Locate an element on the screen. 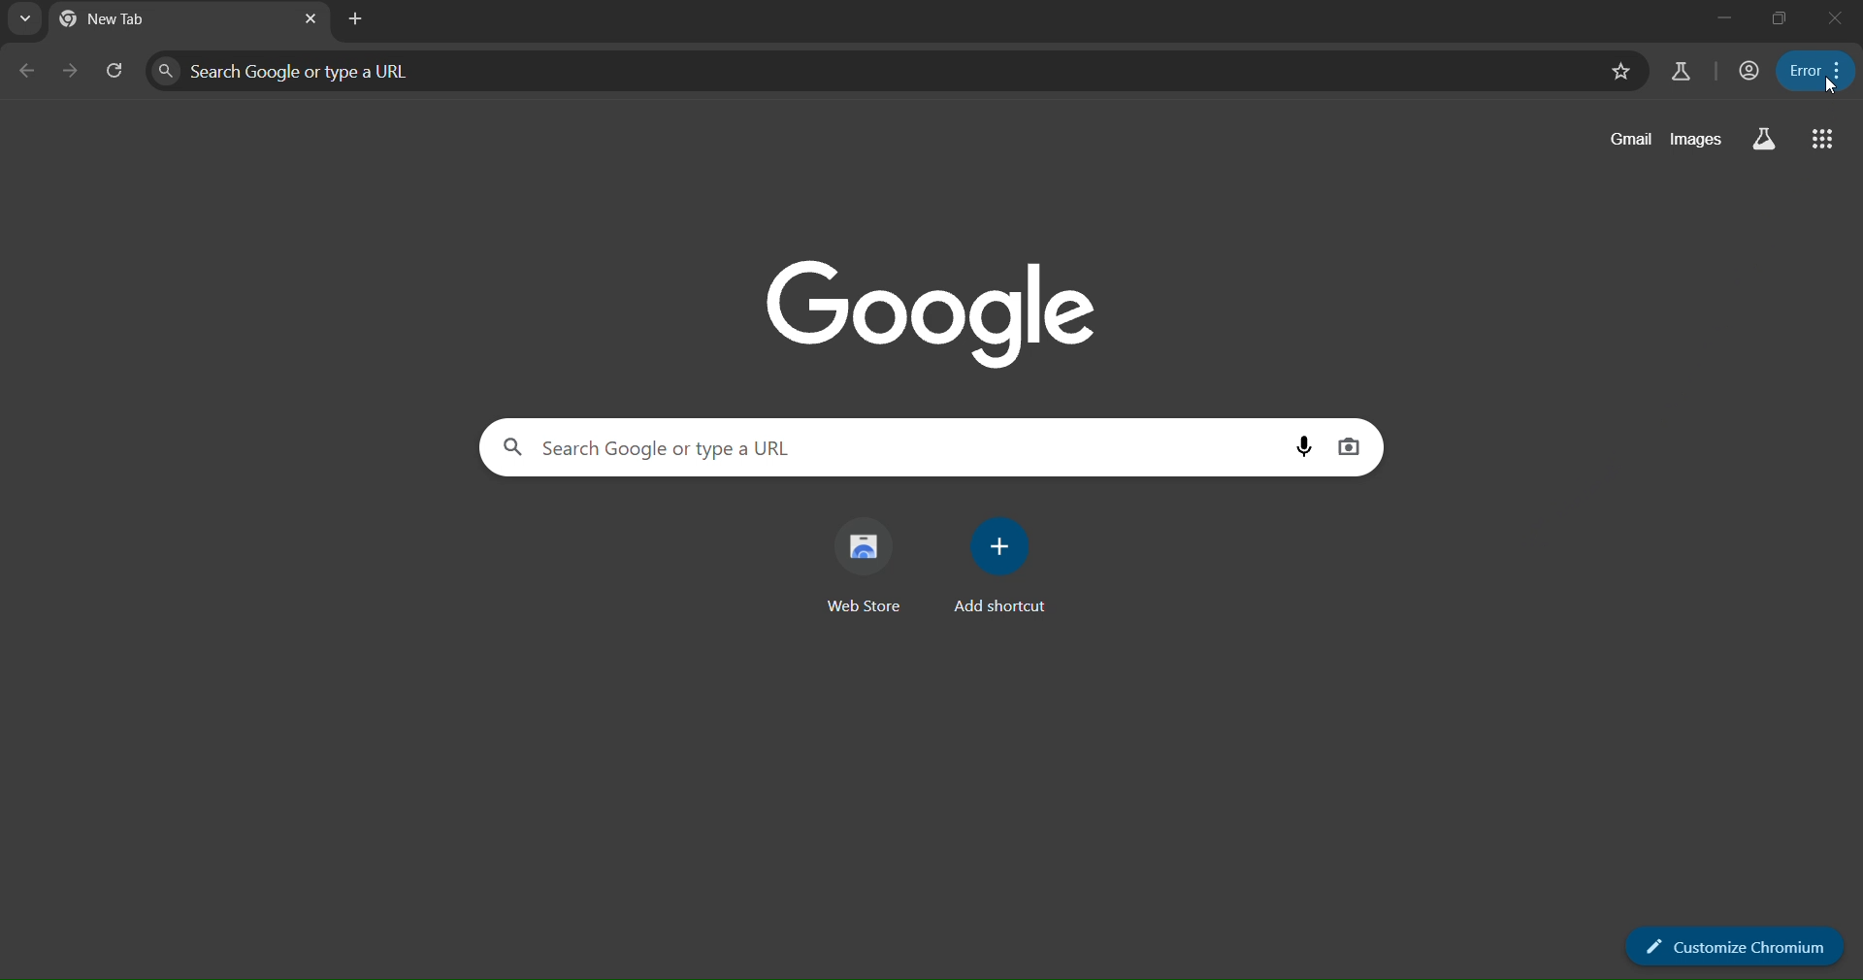 This screenshot has height=980, width=1863. Search Google or type a URL is located at coordinates (646, 445).